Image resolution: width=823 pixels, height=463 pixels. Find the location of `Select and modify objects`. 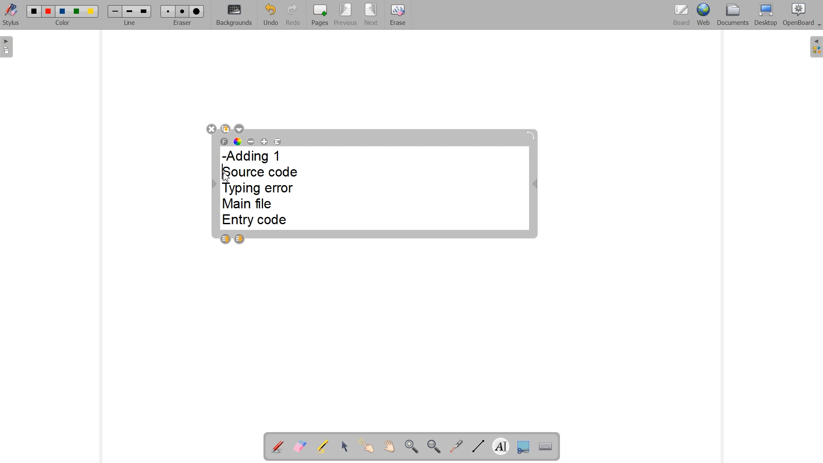

Select and modify objects is located at coordinates (345, 446).